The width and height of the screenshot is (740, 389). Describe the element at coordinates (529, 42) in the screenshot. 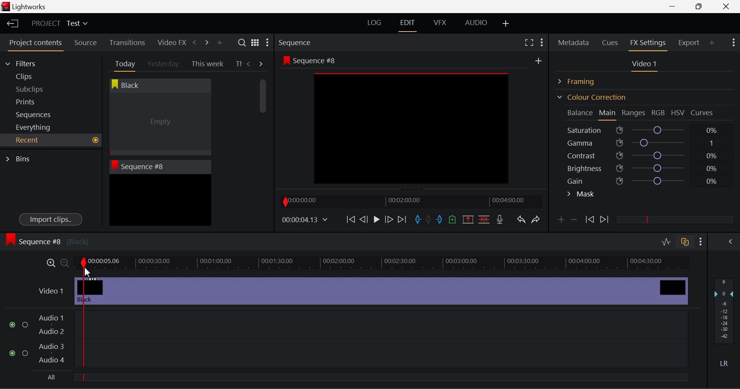

I see `Full Screen` at that location.